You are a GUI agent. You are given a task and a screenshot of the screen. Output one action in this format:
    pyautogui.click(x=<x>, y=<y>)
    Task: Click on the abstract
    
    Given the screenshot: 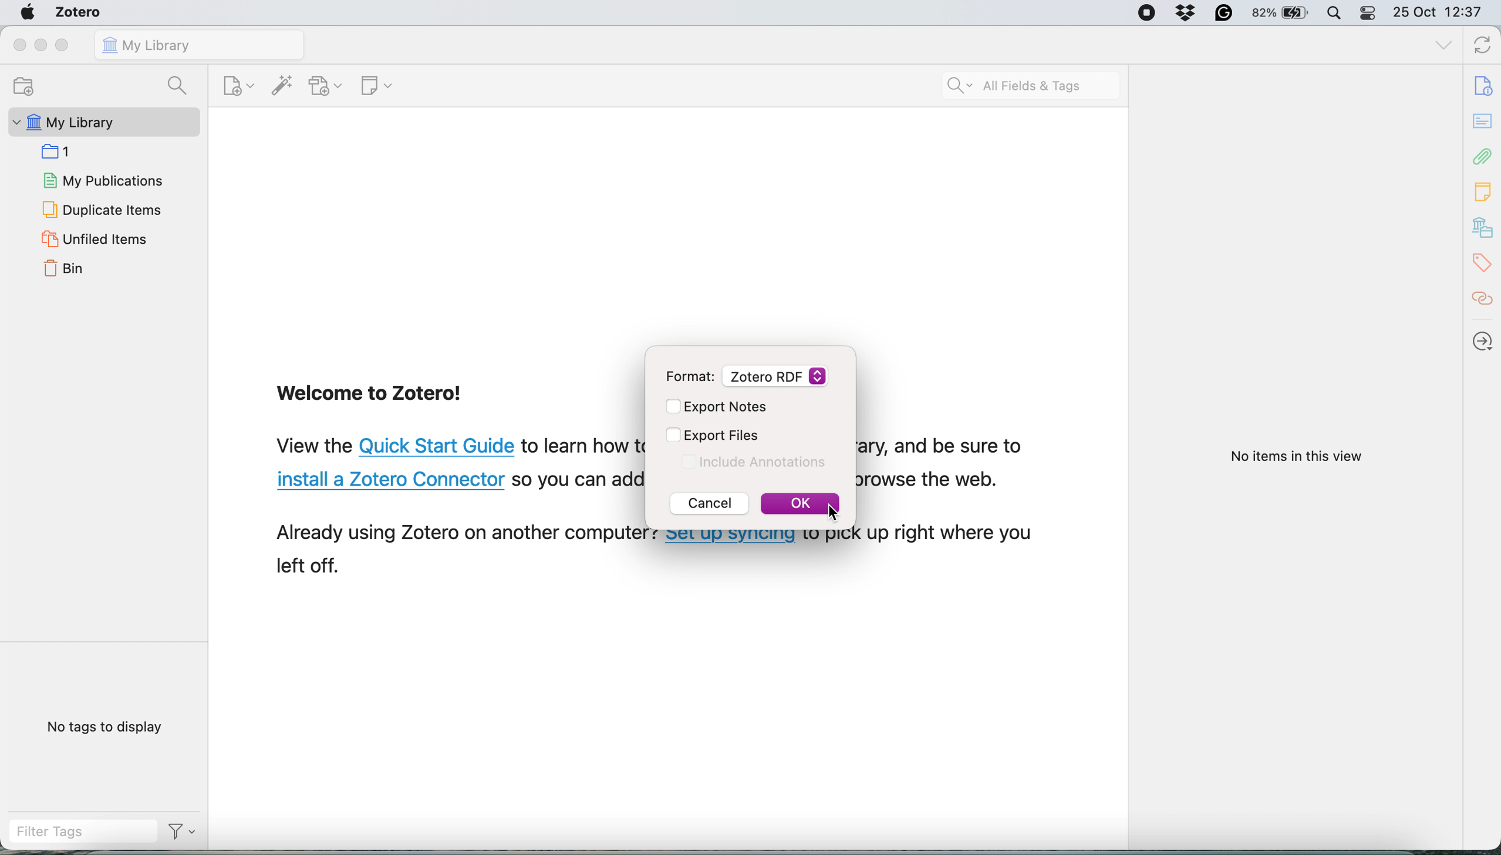 What is the action you would take?
    pyautogui.click(x=1484, y=121)
    